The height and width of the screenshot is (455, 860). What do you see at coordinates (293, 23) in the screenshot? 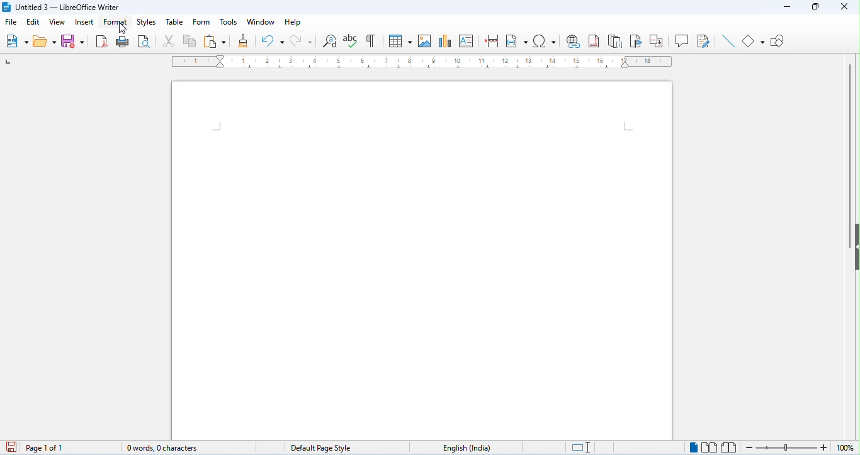
I see `help` at bounding box center [293, 23].